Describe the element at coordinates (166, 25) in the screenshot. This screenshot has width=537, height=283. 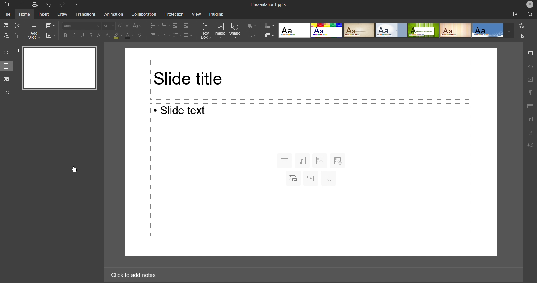
I see `Numbered List` at that location.